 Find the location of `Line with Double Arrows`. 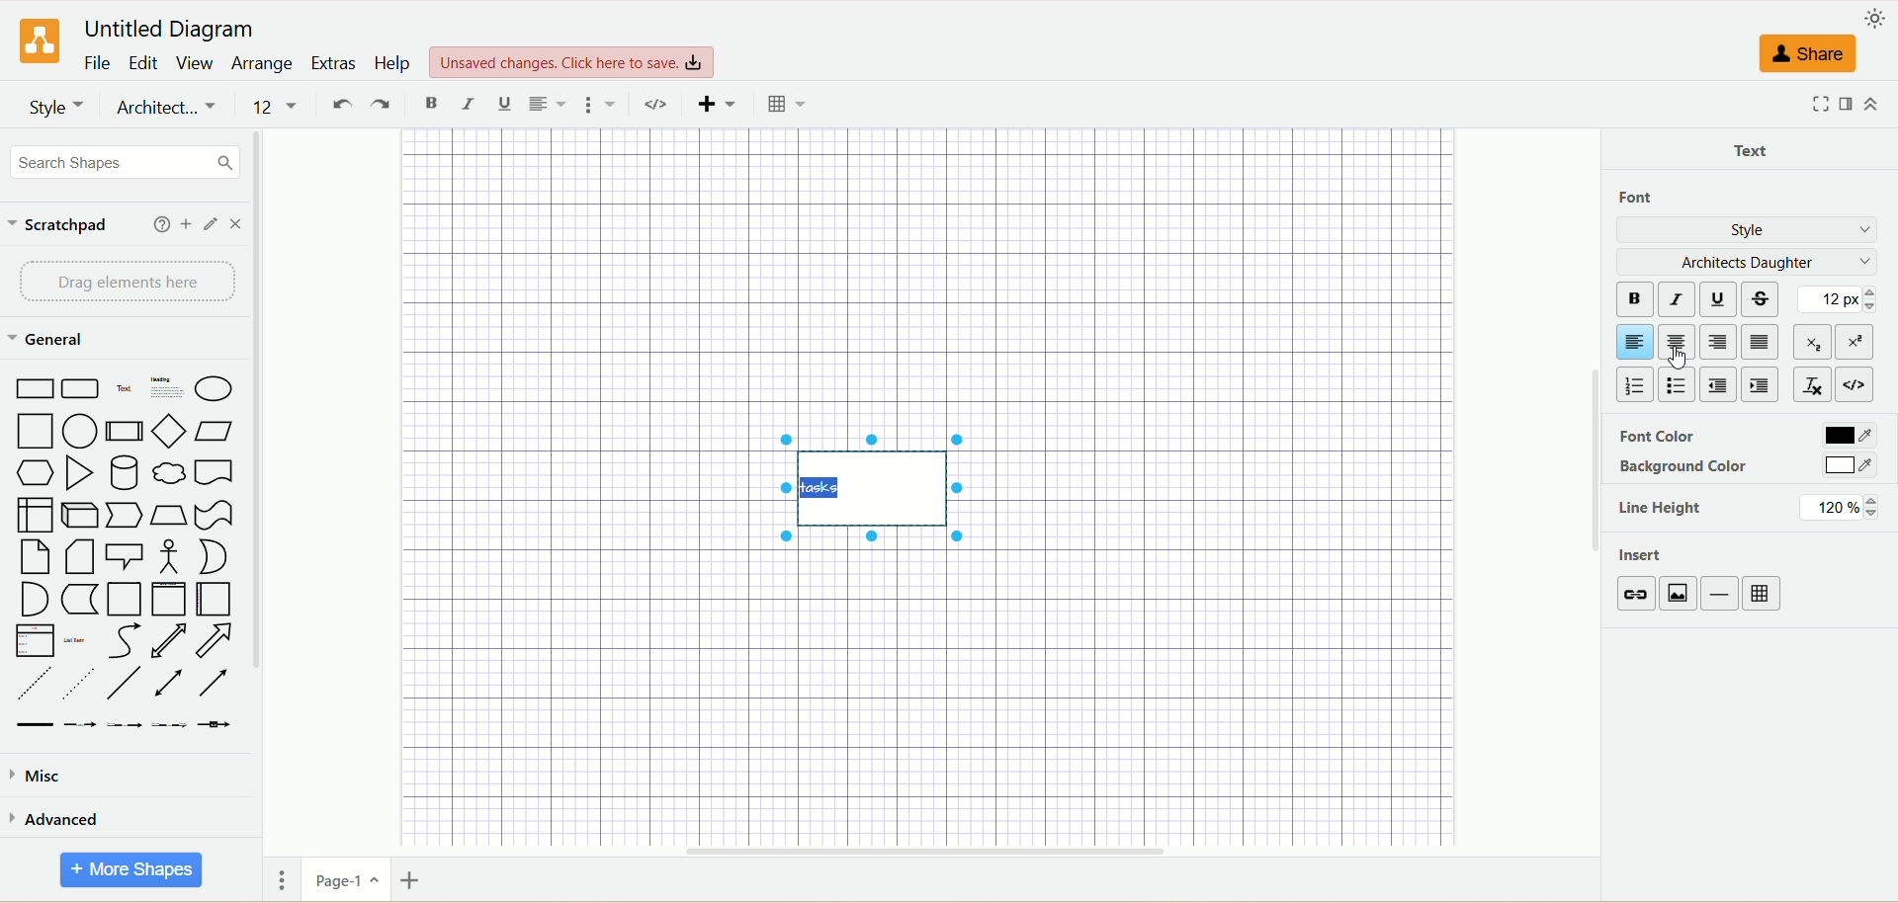

Line with Double Arrows is located at coordinates (167, 684).